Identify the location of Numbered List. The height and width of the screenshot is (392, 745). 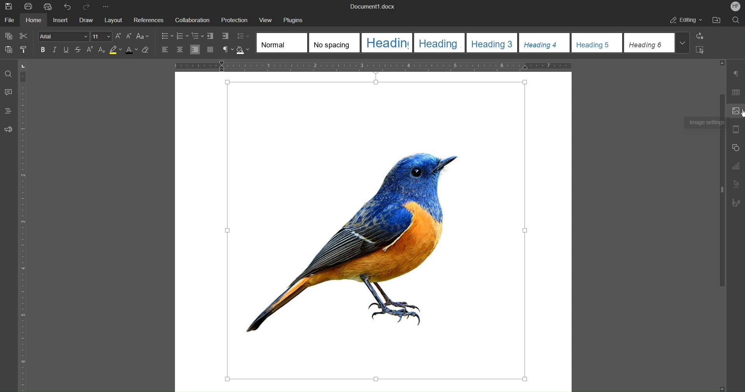
(182, 36).